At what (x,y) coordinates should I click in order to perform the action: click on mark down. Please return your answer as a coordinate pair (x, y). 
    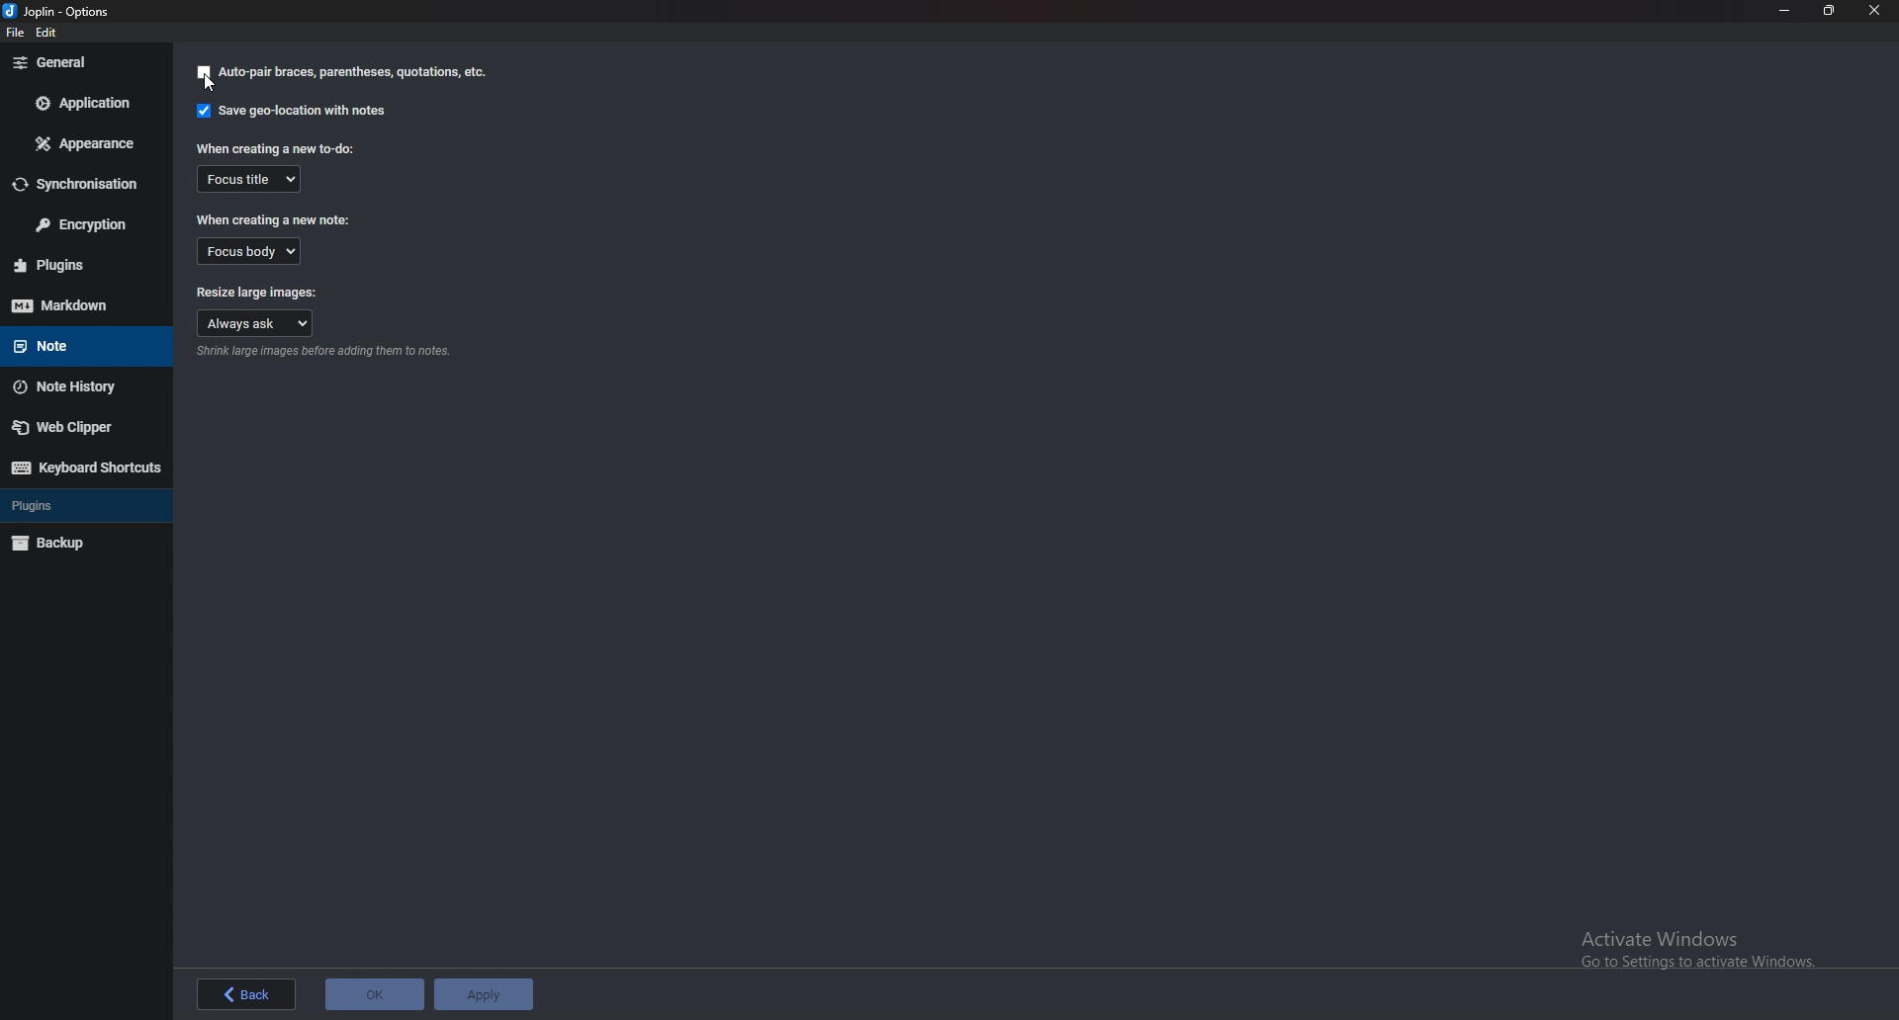
    Looking at the image, I should click on (72, 305).